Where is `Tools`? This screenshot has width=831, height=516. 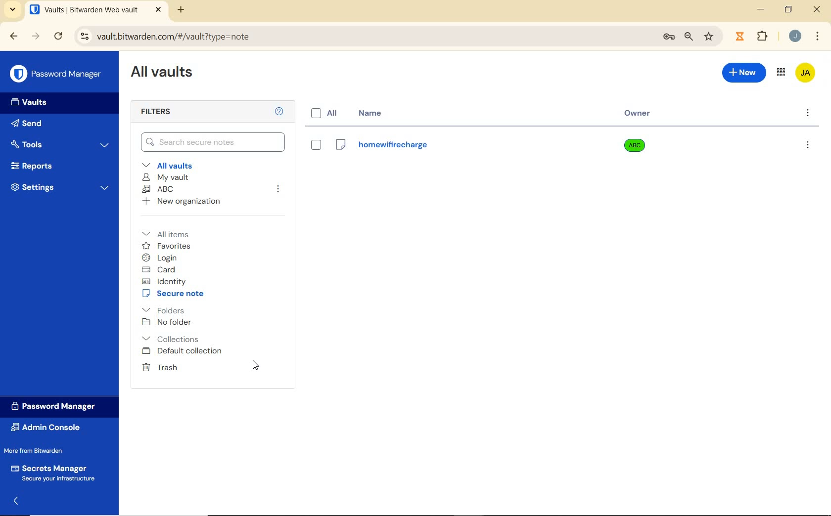 Tools is located at coordinates (61, 144).